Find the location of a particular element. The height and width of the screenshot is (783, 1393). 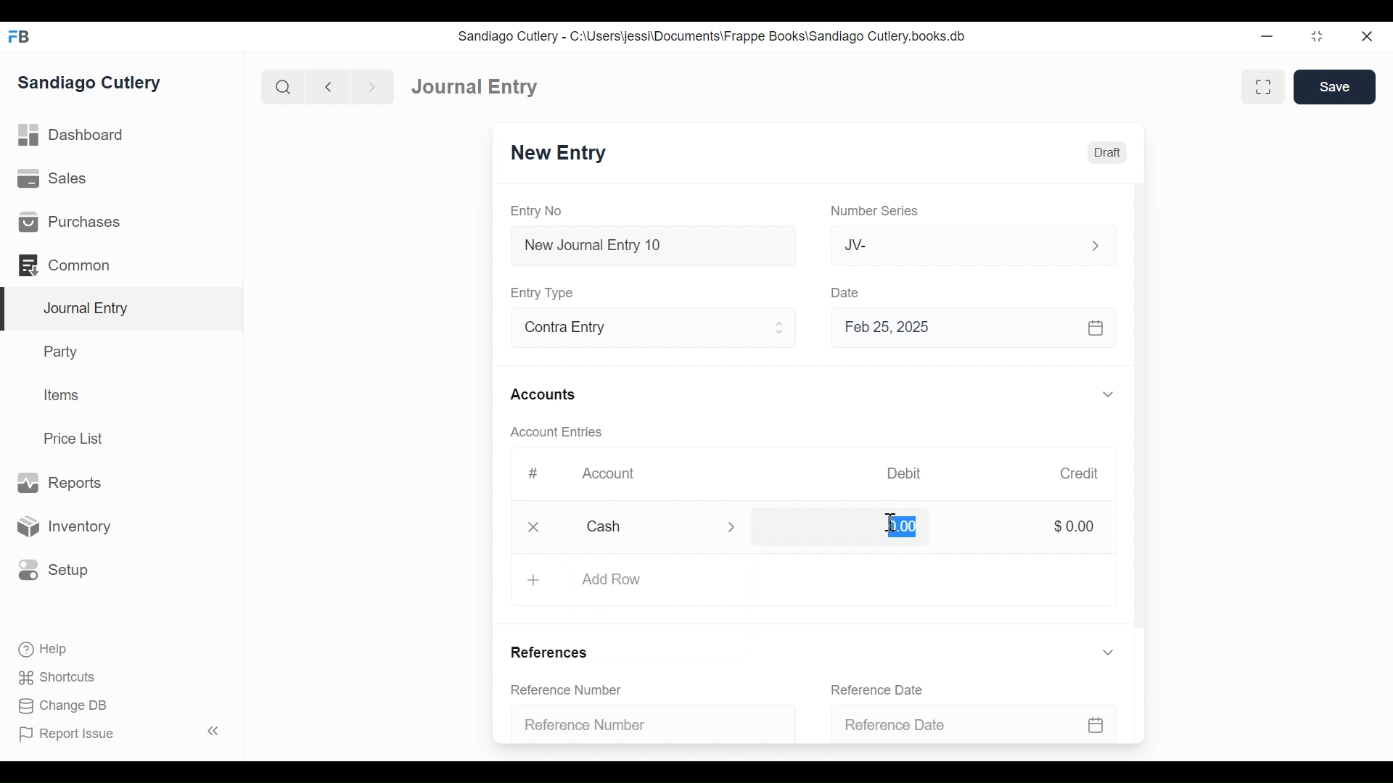

Feb 25, 2025 is located at coordinates (975, 331).